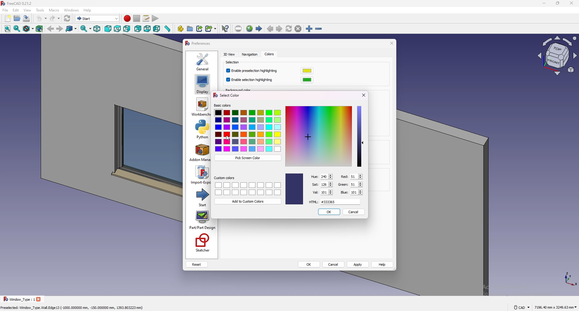 The image size is (579, 311). Describe the element at coordinates (315, 177) in the screenshot. I see `HUE` at that location.